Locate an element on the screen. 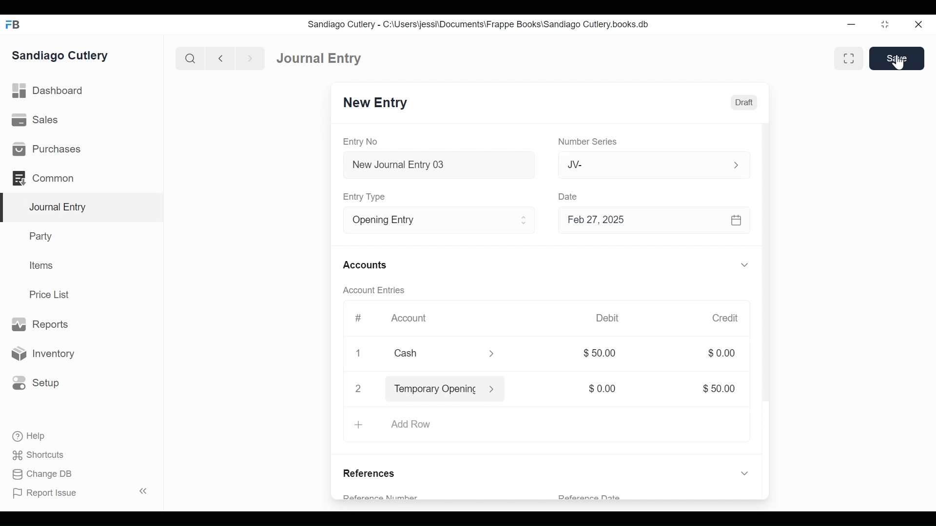 This screenshot has height=526, width=936. Expand is located at coordinates (735, 165).